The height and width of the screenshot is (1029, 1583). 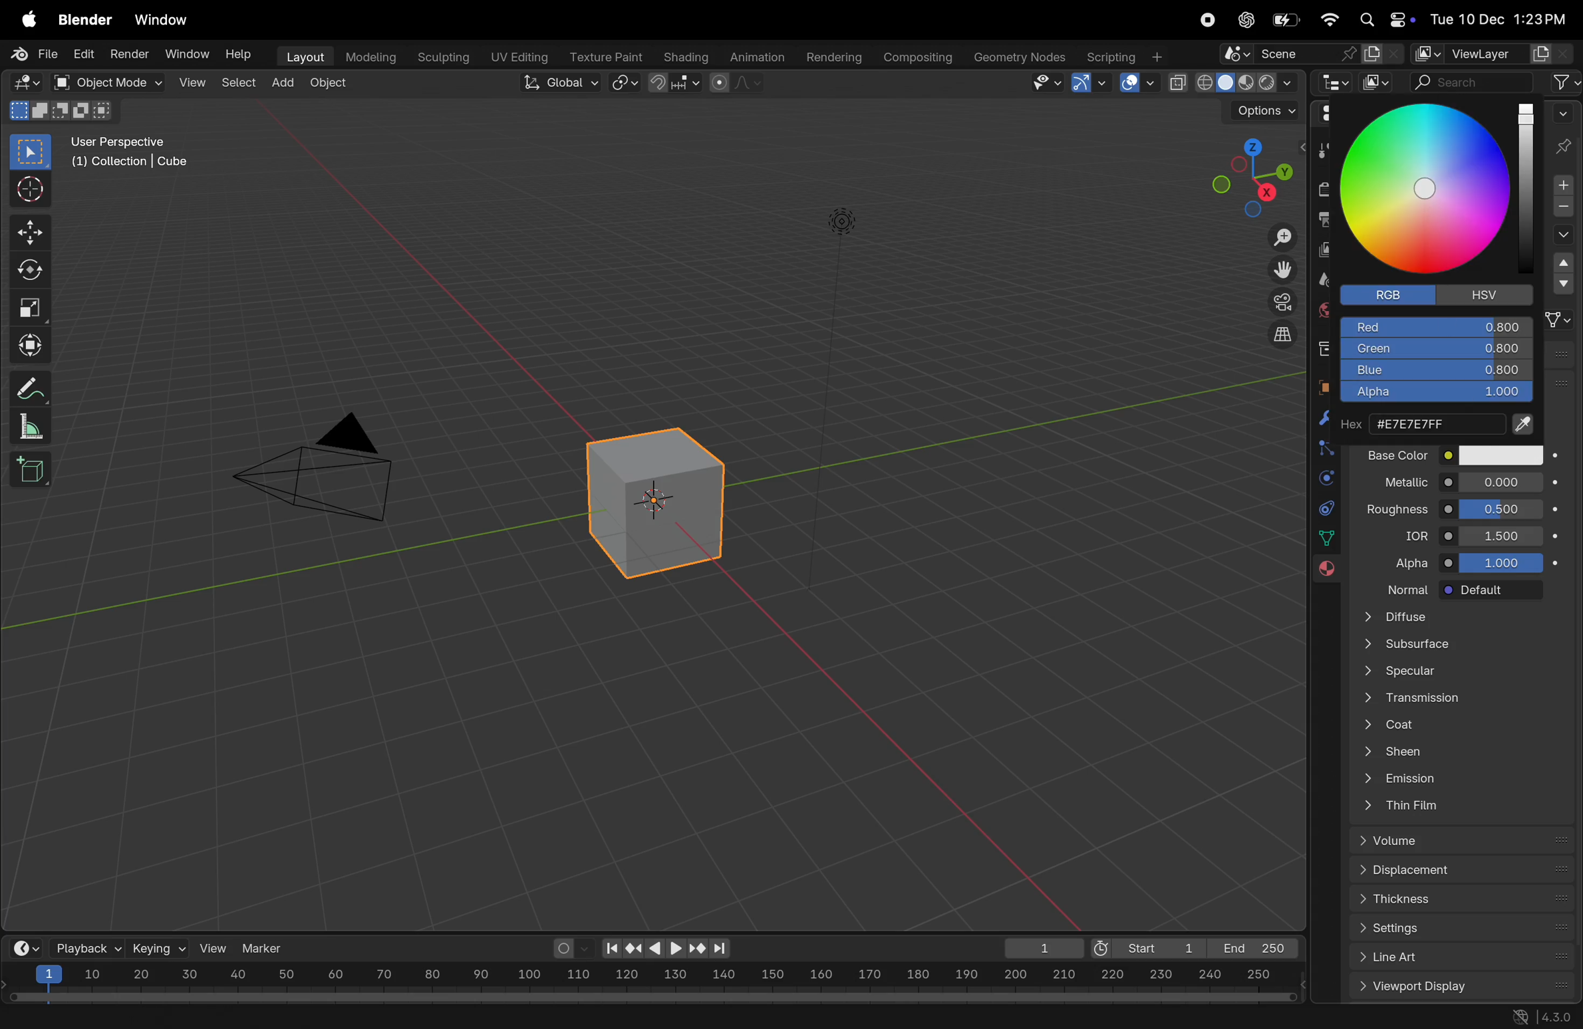 I want to click on transform, so click(x=27, y=343).